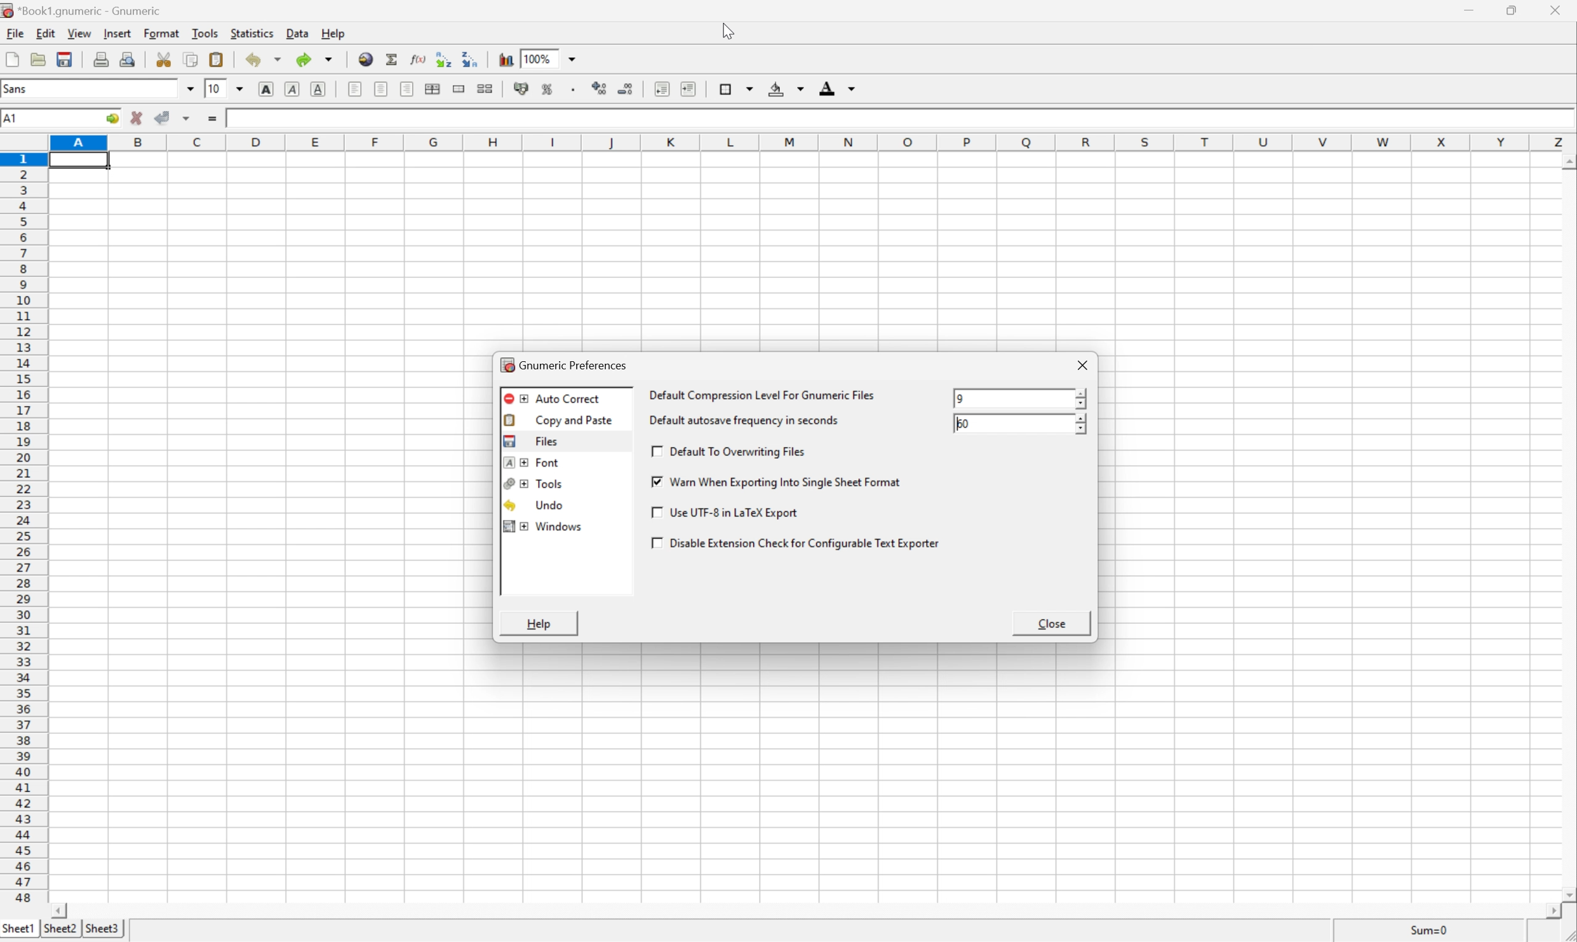 The height and width of the screenshot is (942, 1577). Describe the element at coordinates (800, 541) in the screenshot. I see `disable extension check for configurable text exporter` at that location.